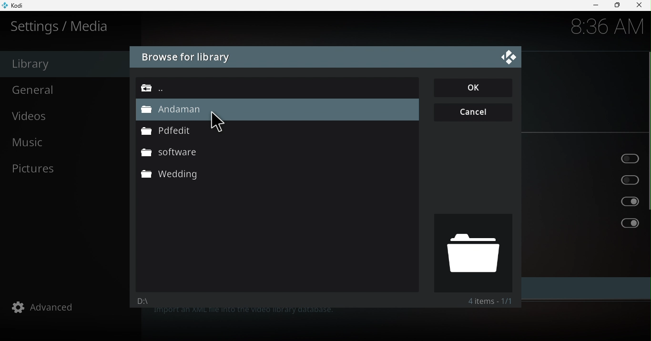 The image size is (651, 341). I want to click on General, so click(68, 89).